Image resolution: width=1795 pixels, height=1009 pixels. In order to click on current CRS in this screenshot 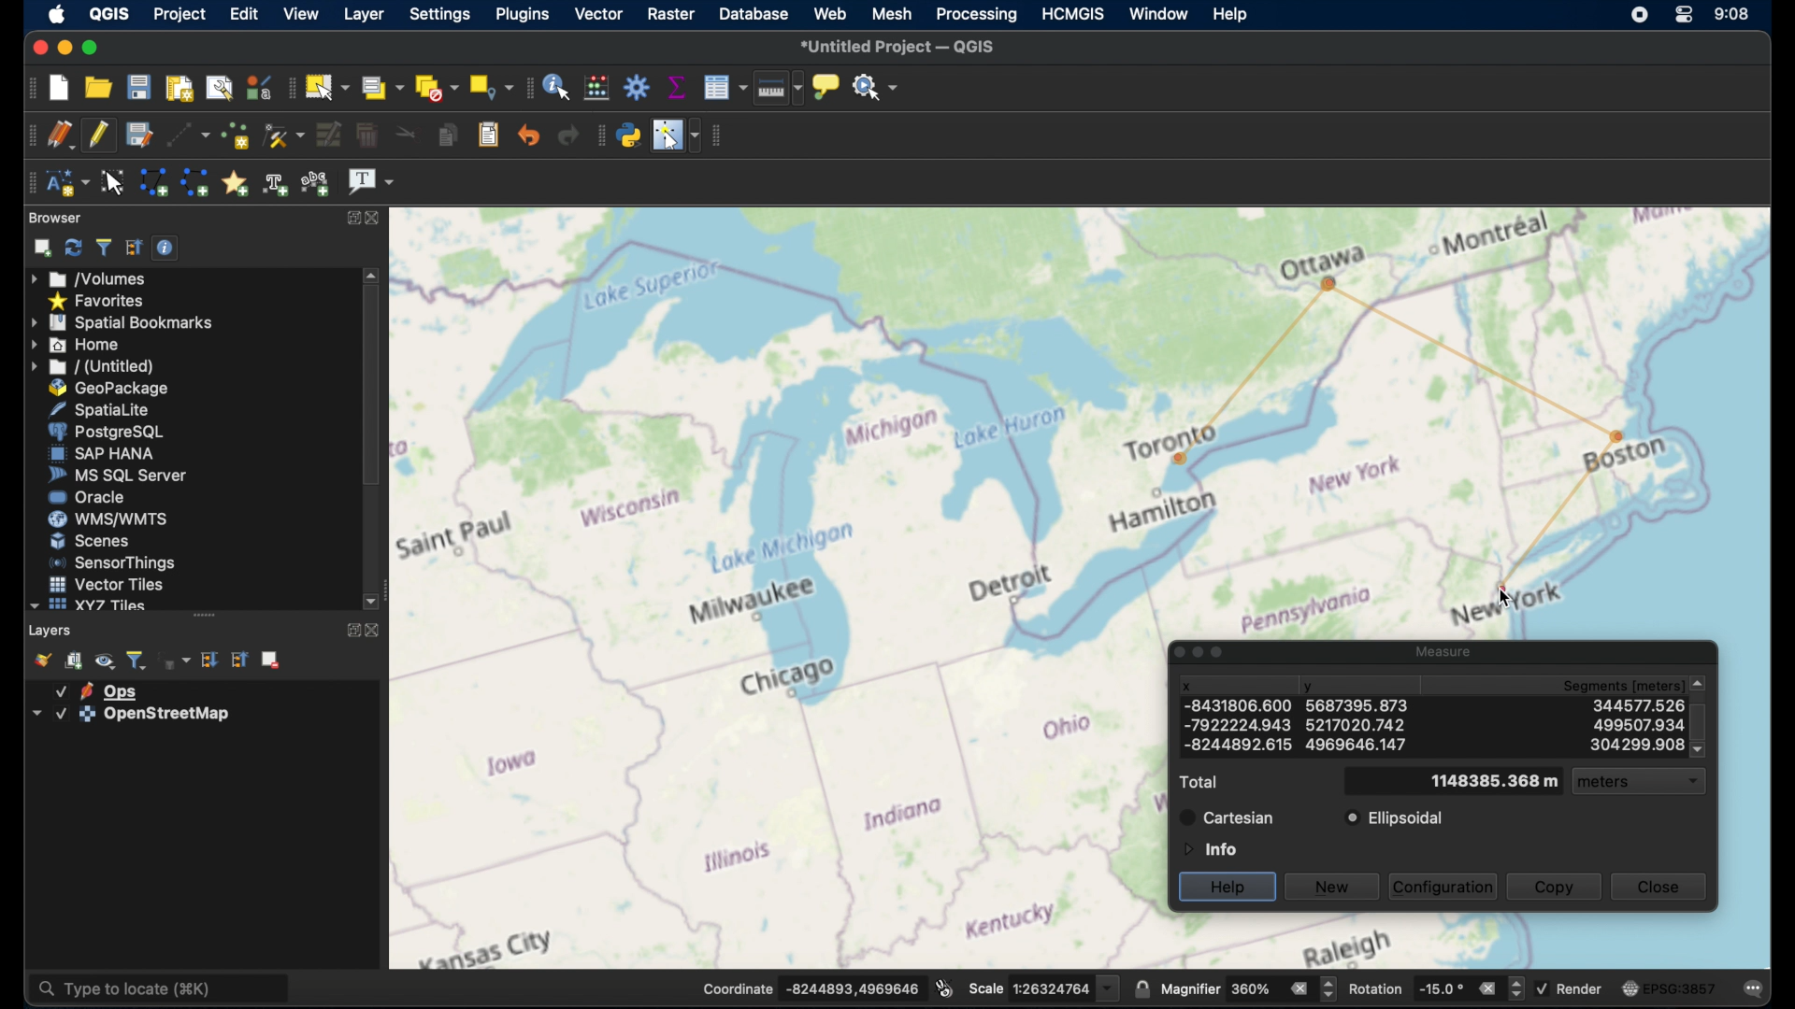, I will do `click(1669, 986)`.